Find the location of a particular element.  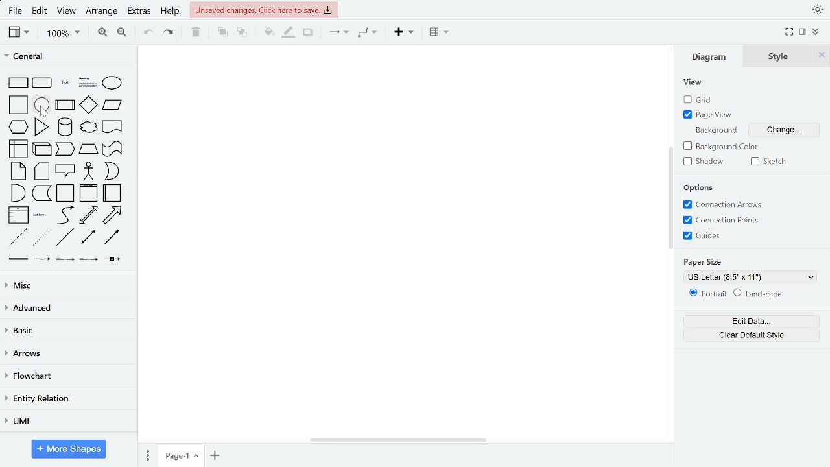

file is located at coordinates (16, 12).